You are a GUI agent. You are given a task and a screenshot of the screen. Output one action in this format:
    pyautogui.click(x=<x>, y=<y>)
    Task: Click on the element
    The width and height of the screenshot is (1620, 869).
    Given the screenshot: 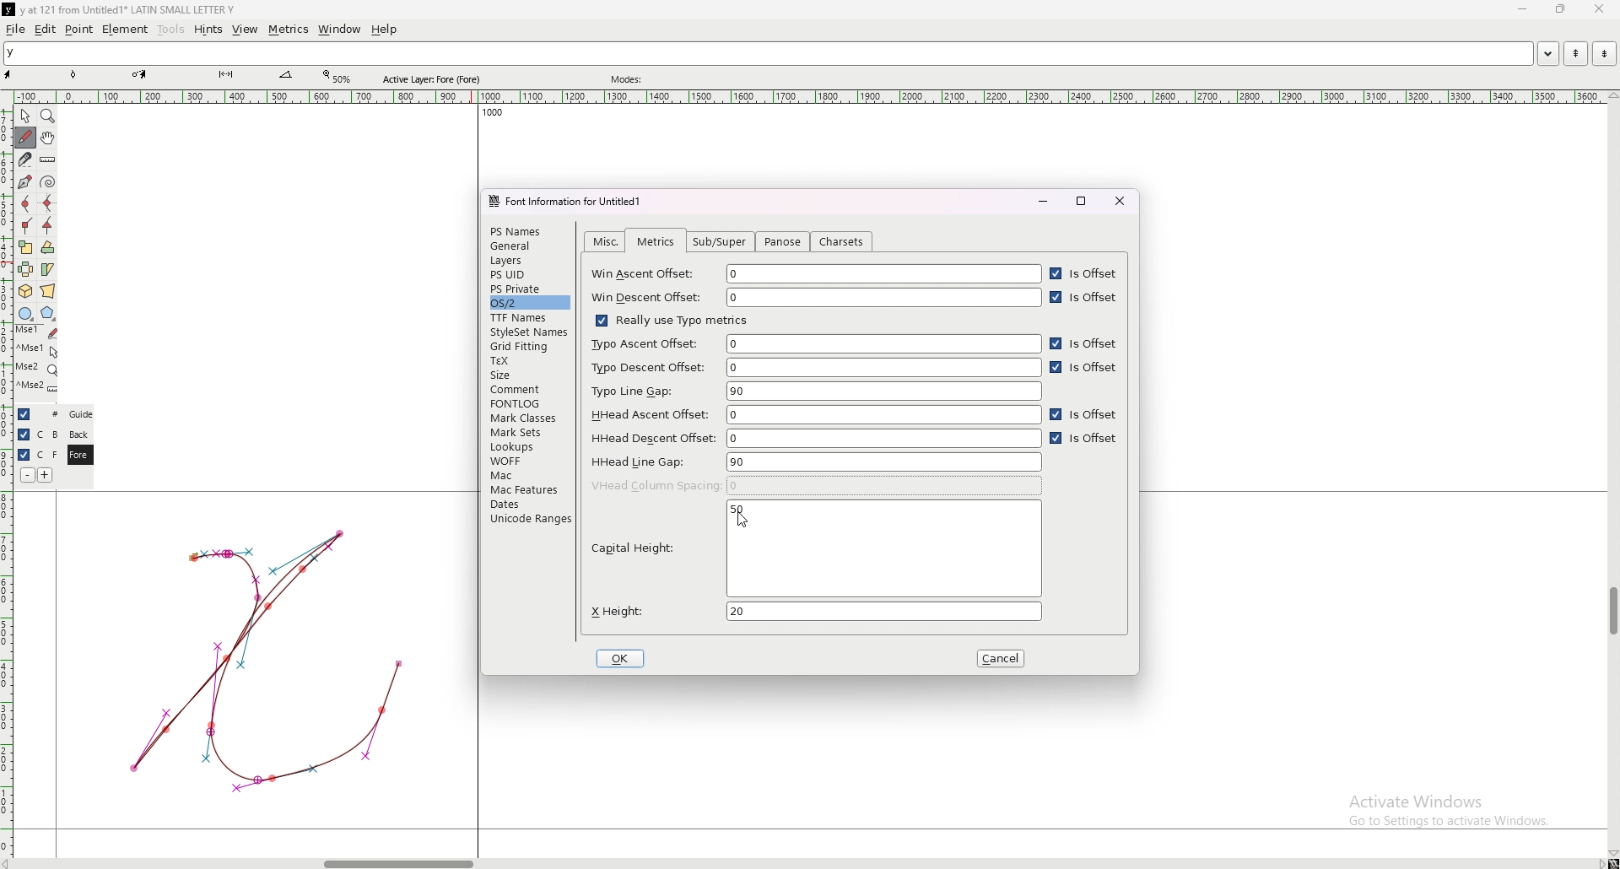 What is the action you would take?
    pyautogui.click(x=125, y=29)
    